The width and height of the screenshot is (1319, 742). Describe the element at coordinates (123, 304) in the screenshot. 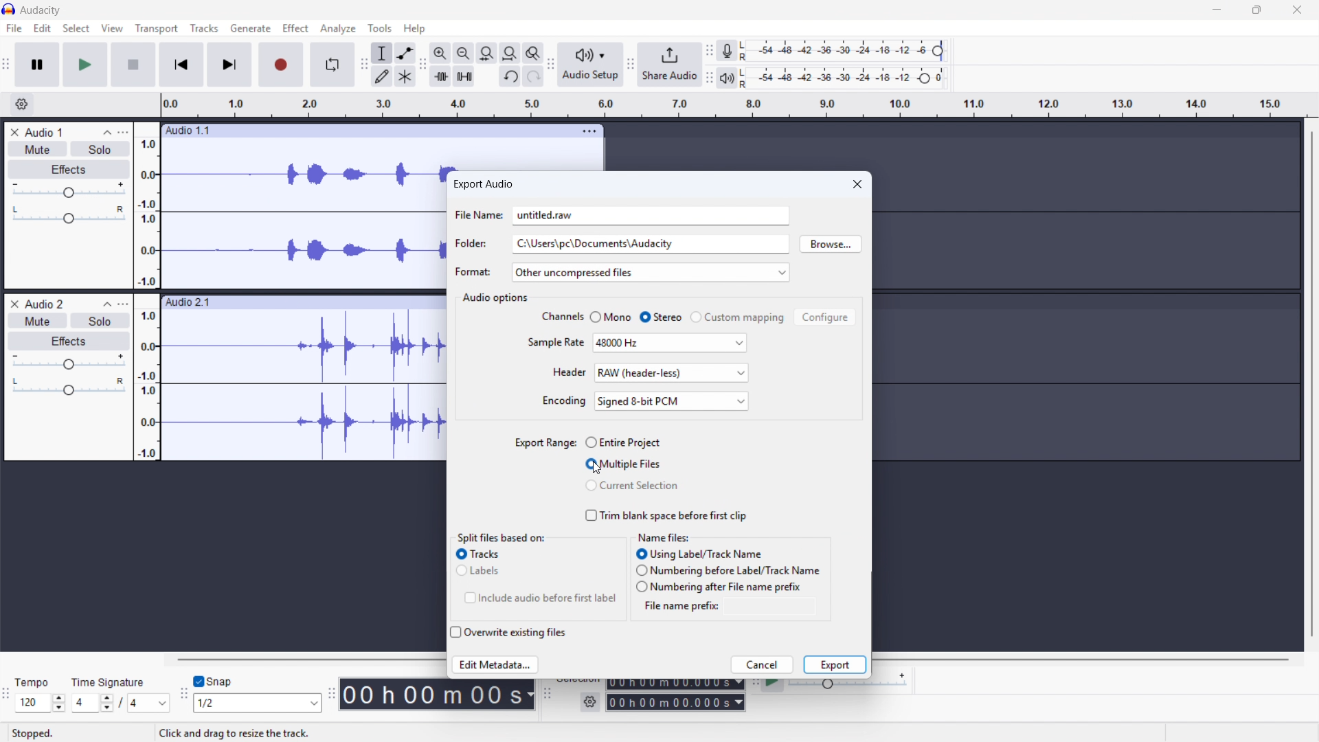

I see `Track control panel menu` at that location.